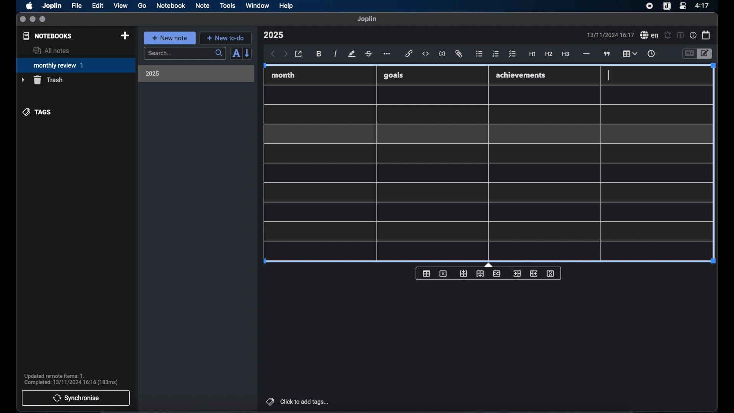 This screenshot has height=413, width=734. What do you see at coordinates (629, 54) in the screenshot?
I see `table highlighted` at bounding box center [629, 54].